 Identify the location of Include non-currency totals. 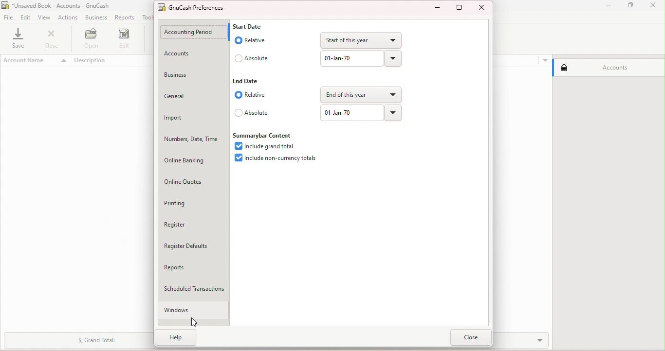
(276, 160).